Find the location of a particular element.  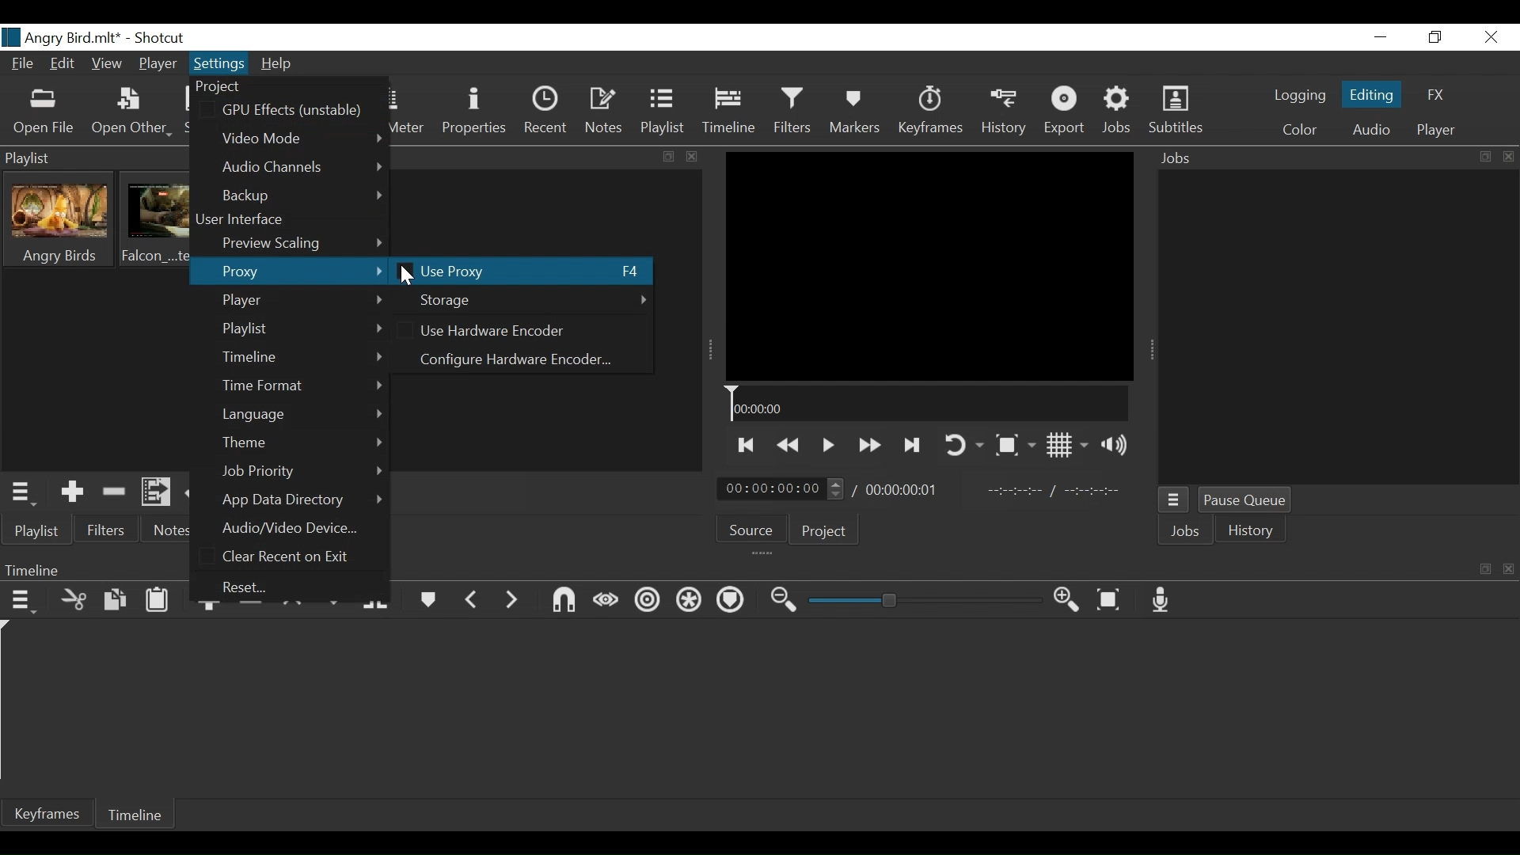

Audio is located at coordinates (1374, 130).